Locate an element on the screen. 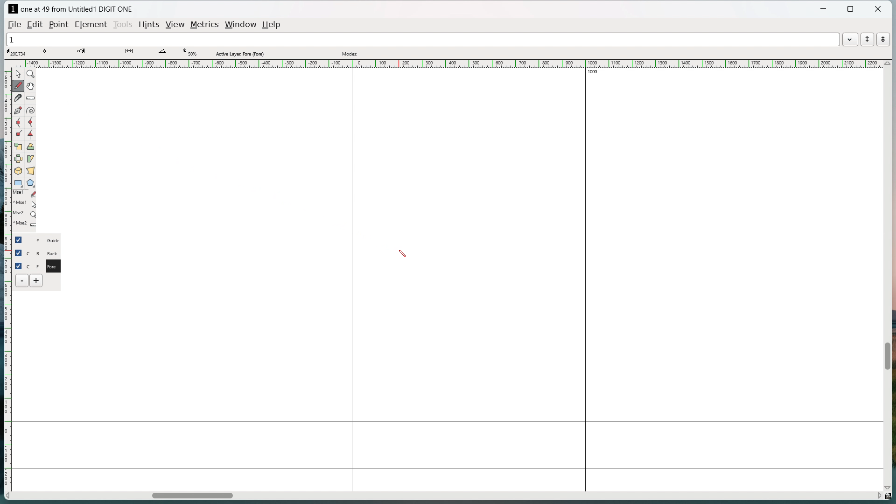  minimize is located at coordinates (825, 10).